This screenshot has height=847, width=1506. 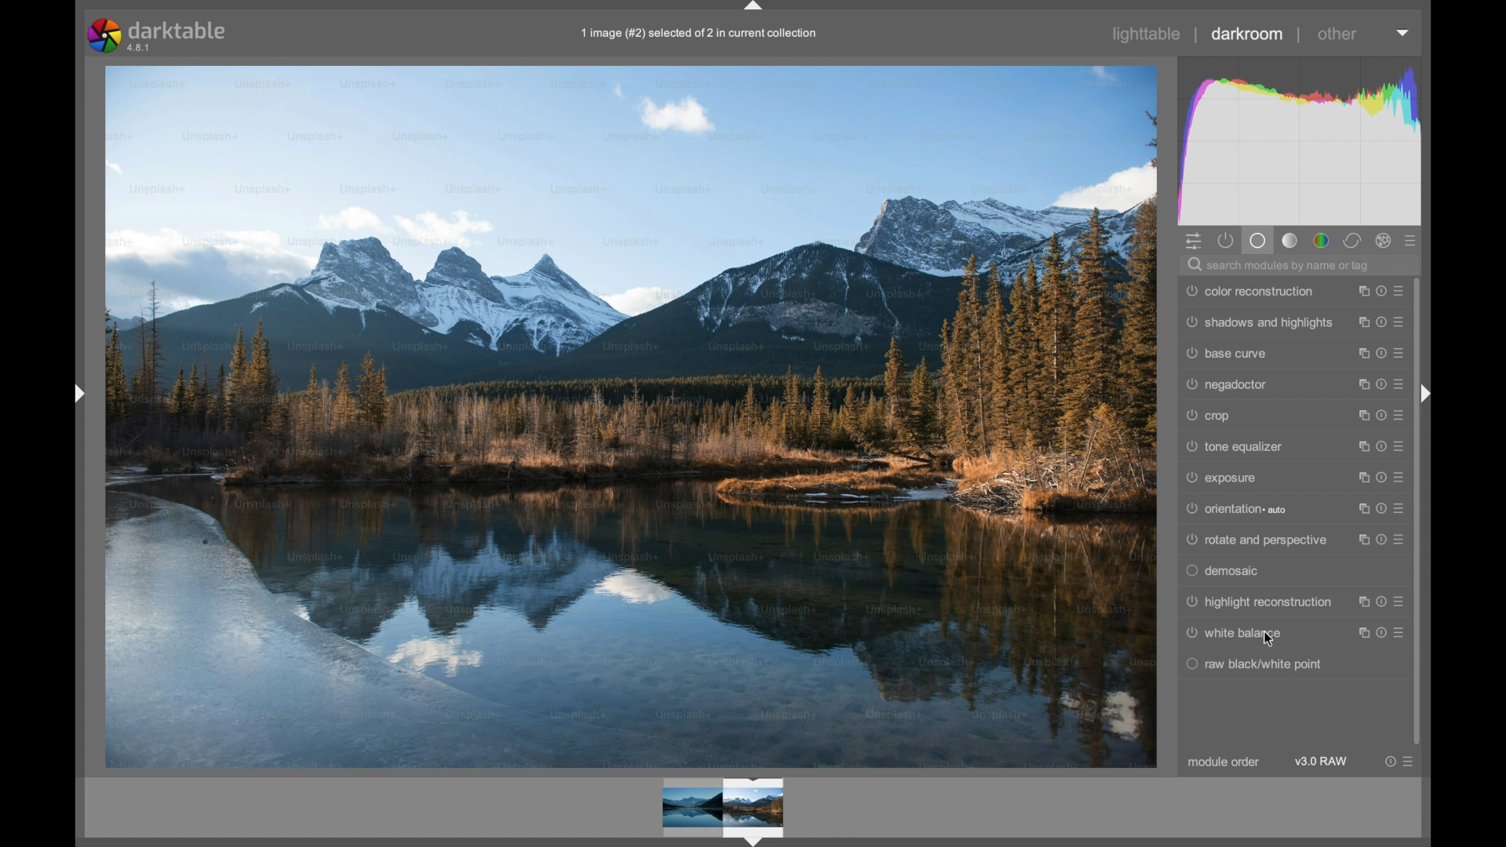 I want to click on instance, so click(x=1361, y=509).